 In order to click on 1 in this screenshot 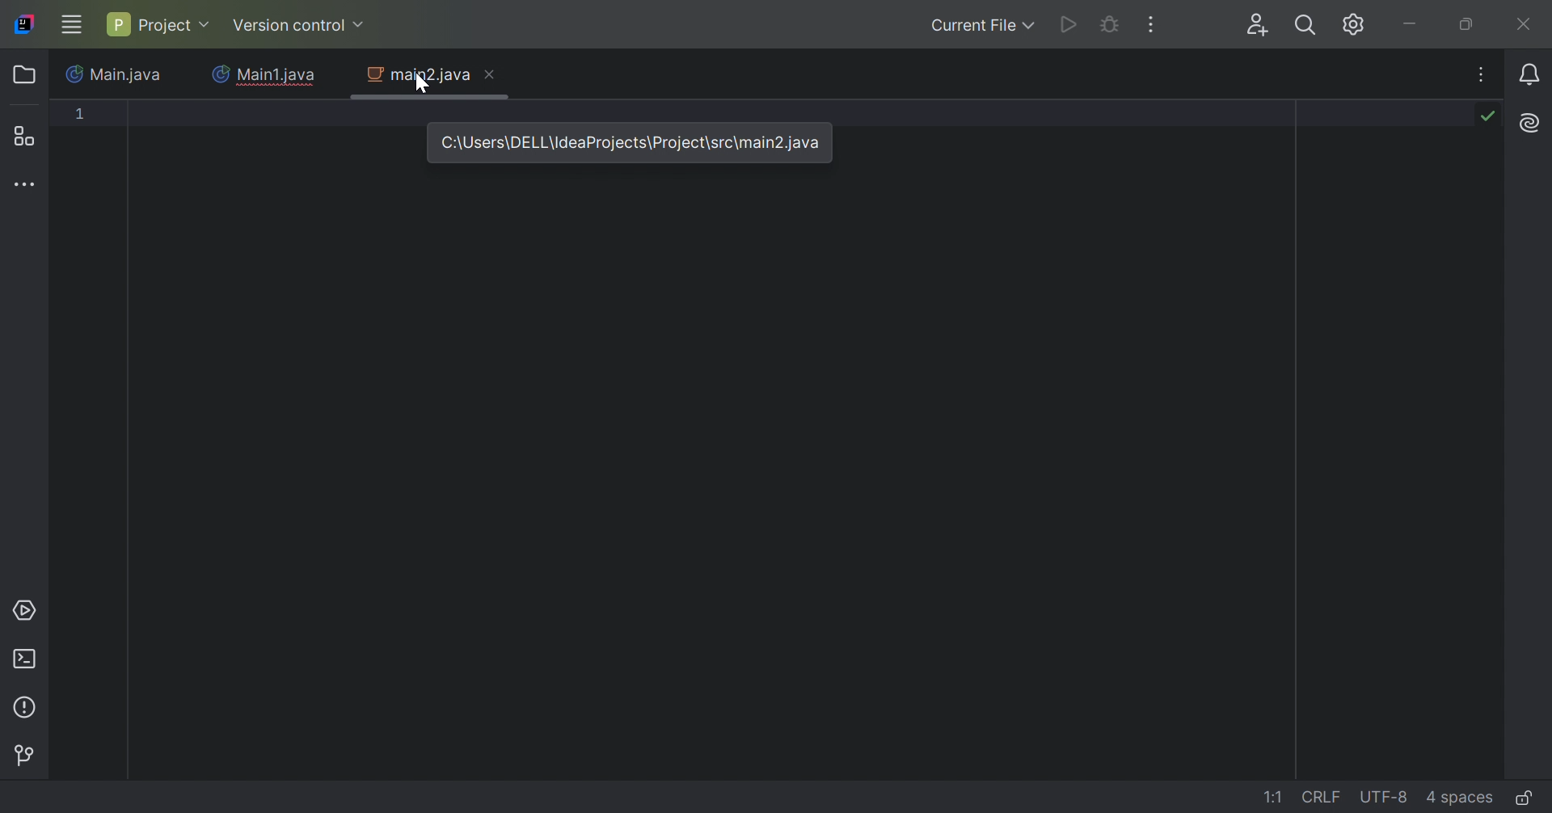, I will do `click(82, 113)`.